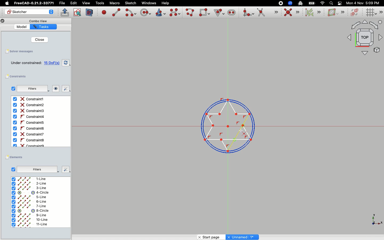  What do you see at coordinates (381, 12) in the screenshot?
I see `Sketch editor tools` at bounding box center [381, 12].